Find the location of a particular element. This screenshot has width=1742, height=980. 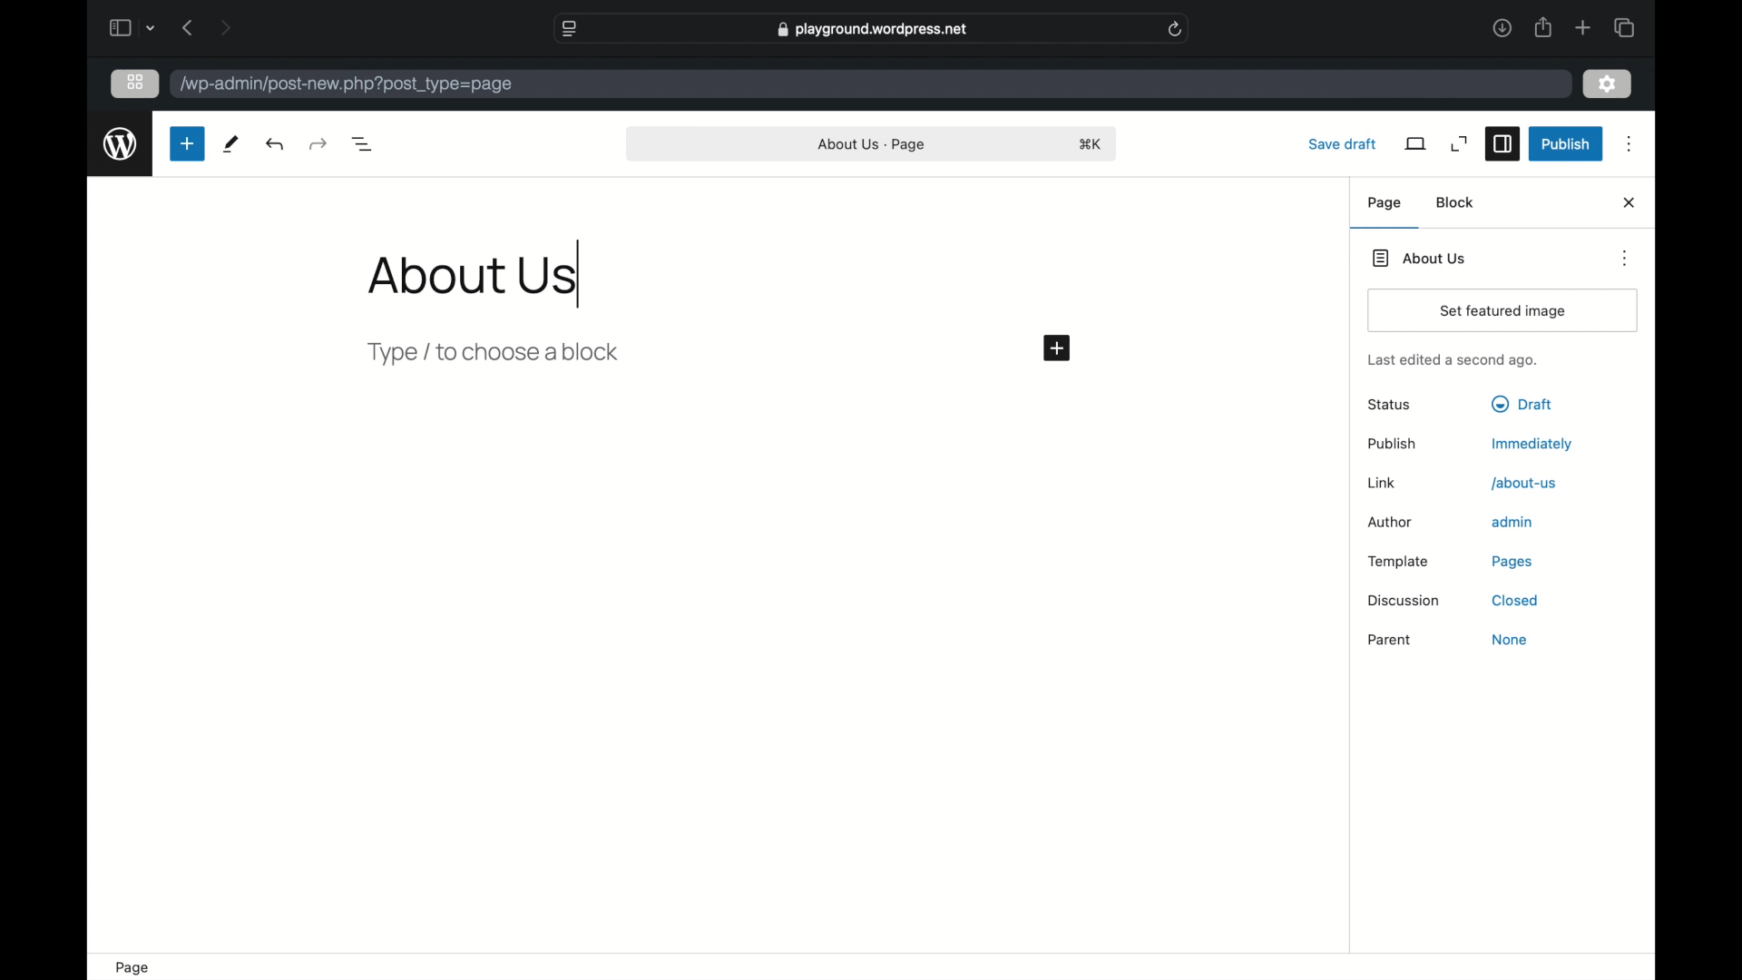

add is located at coordinates (1059, 349).